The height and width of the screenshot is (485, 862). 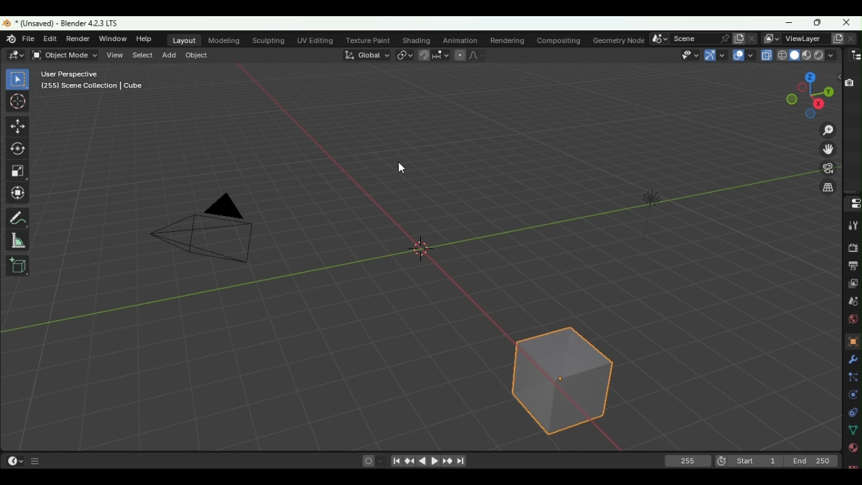 What do you see at coordinates (835, 38) in the screenshot?
I see `Add view layer` at bounding box center [835, 38].